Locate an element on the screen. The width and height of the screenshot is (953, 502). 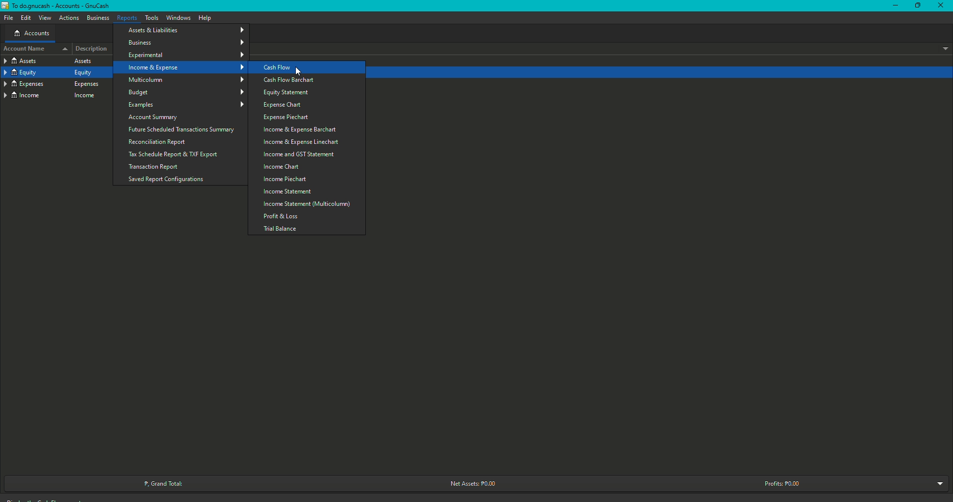
Reconciliation Report is located at coordinates (159, 143).